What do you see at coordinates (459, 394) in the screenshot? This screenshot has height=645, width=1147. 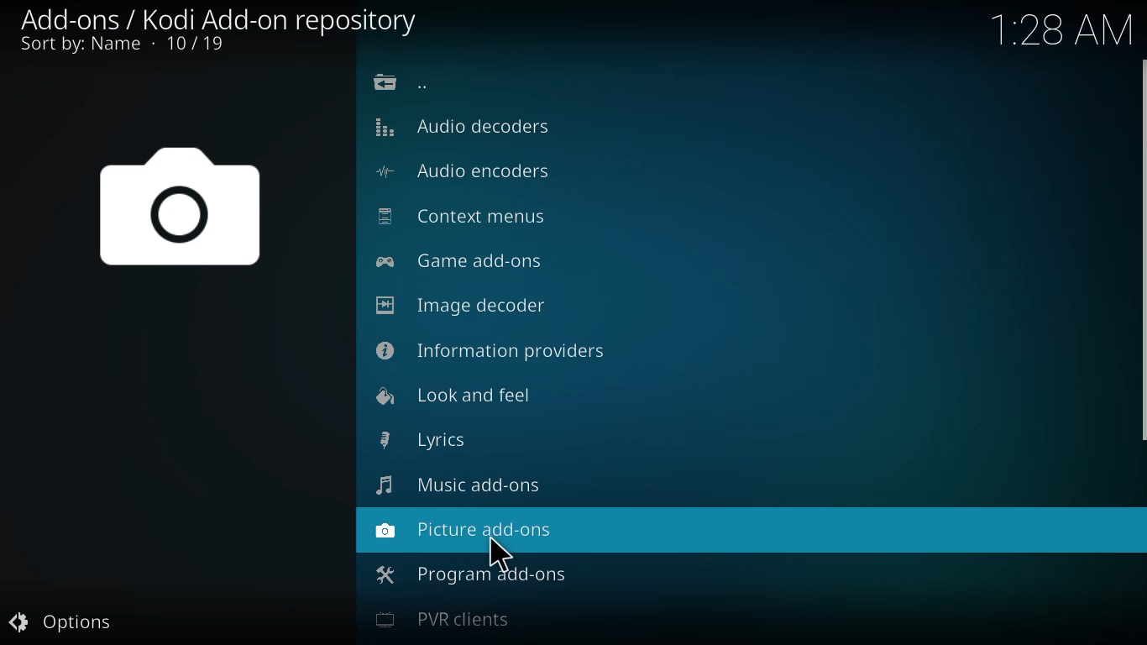 I see `look and feel` at bounding box center [459, 394].